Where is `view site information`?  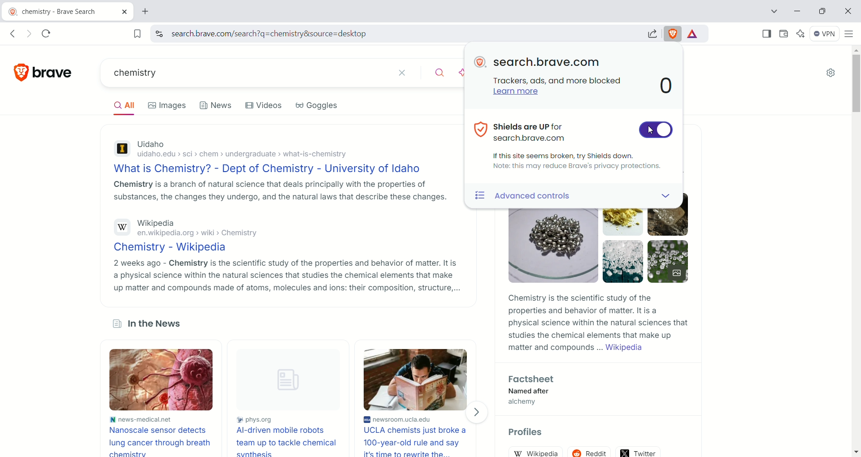
view site information is located at coordinates (159, 34).